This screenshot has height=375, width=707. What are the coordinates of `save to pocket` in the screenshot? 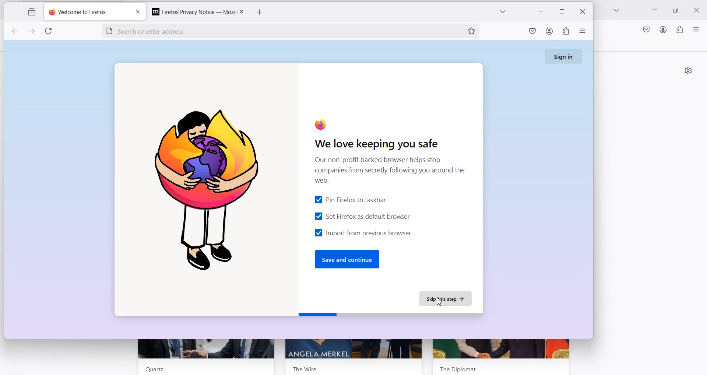 It's located at (532, 32).